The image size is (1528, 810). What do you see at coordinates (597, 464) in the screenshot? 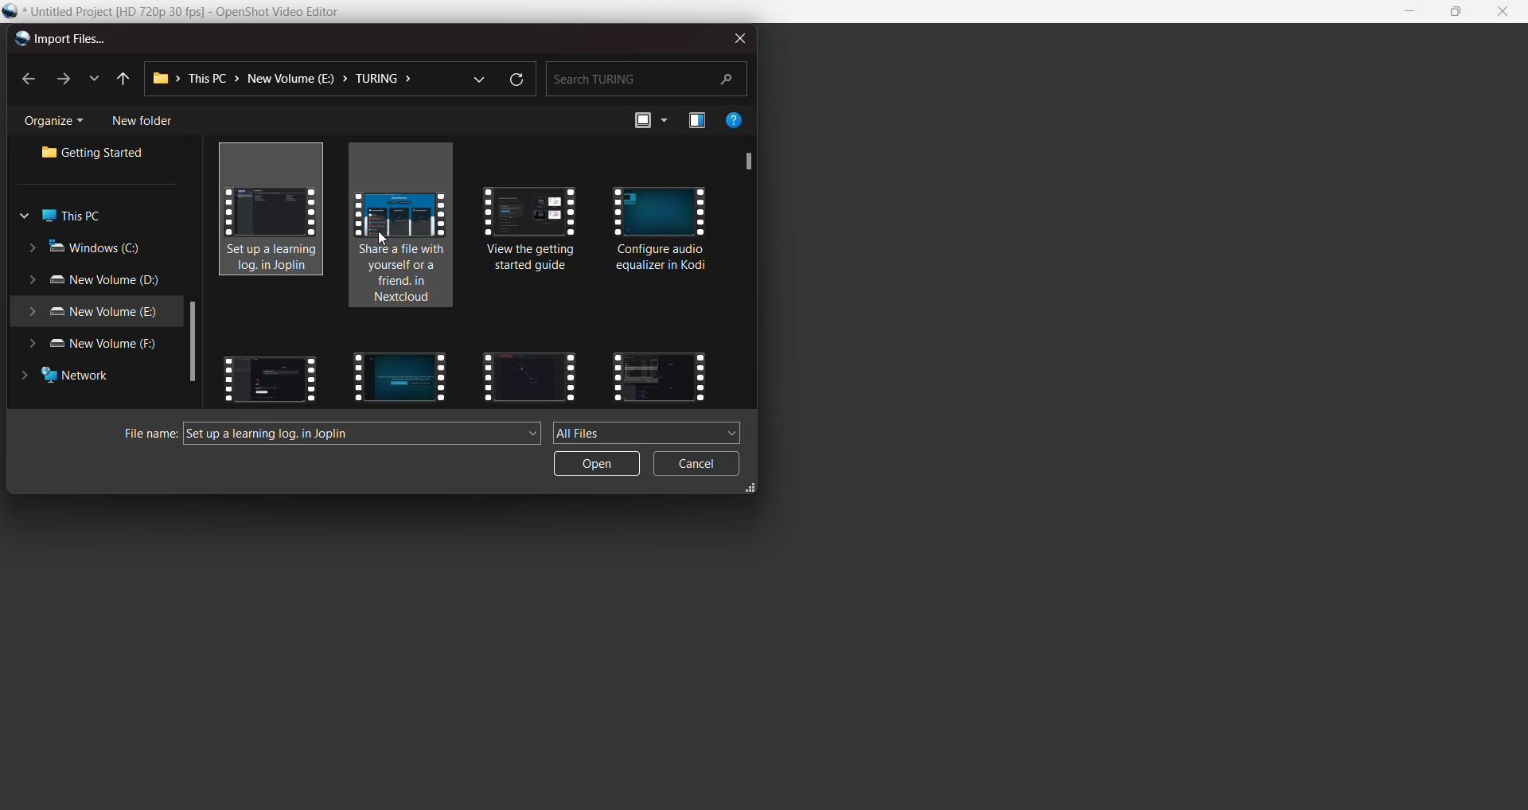
I see `open` at bounding box center [597, 464].